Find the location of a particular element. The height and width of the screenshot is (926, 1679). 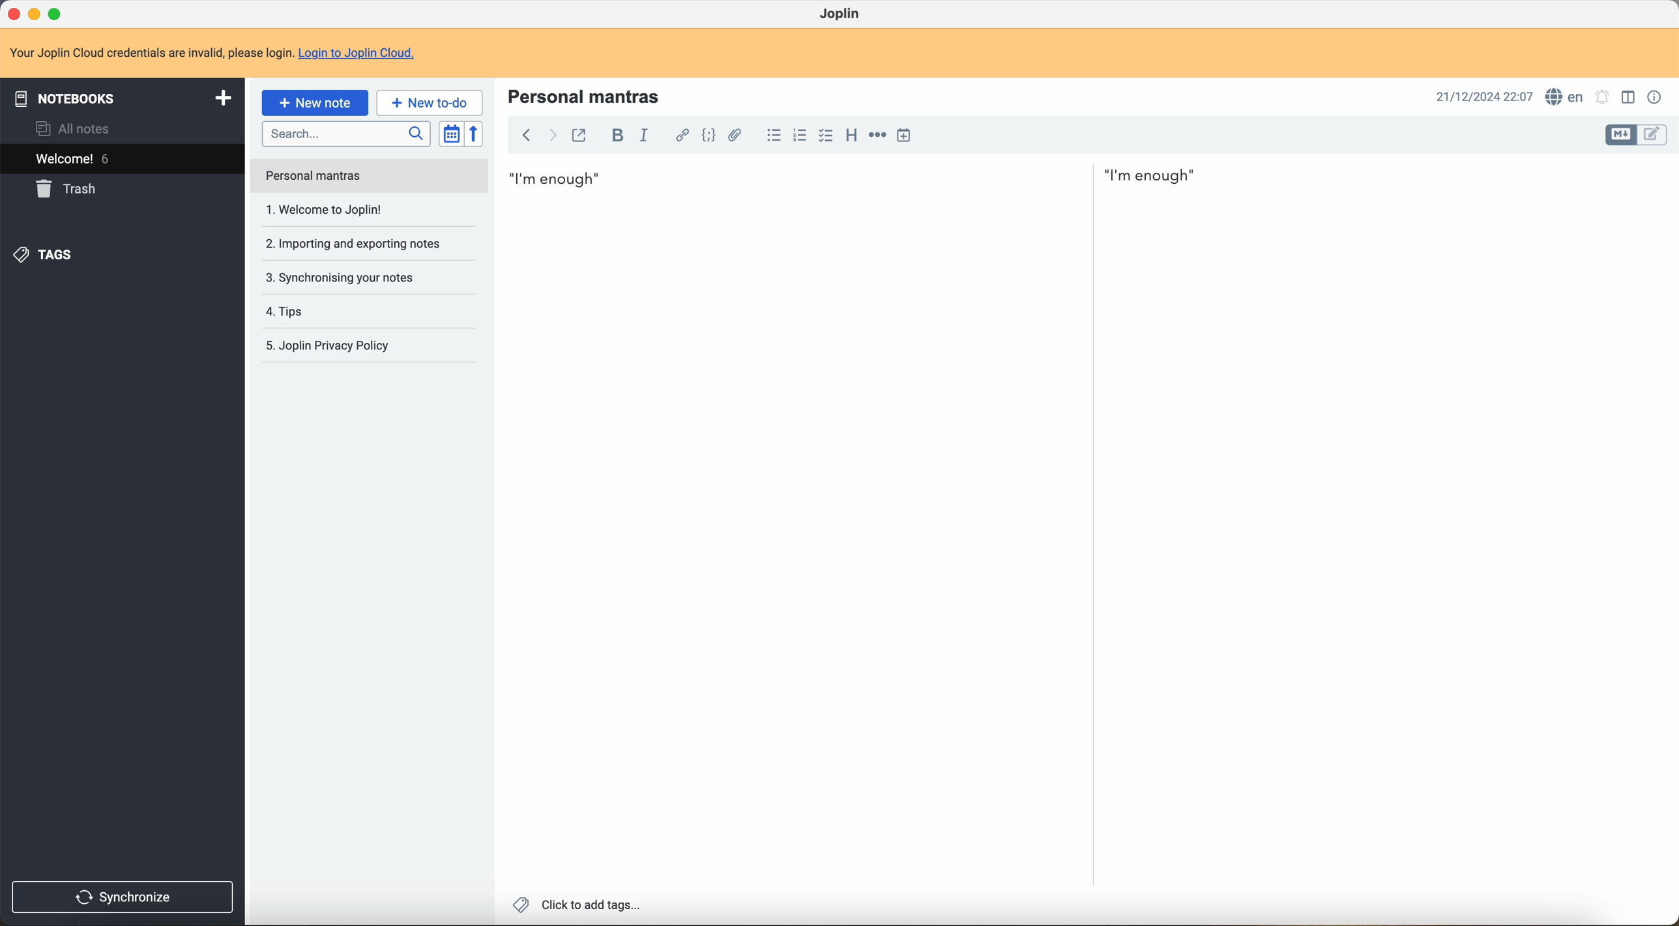

horizontal rule is located at coordinates (878, 137).